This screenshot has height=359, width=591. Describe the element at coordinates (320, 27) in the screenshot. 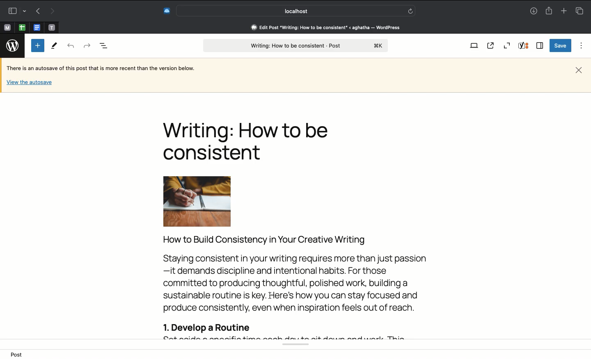

I see `Address` at that location.